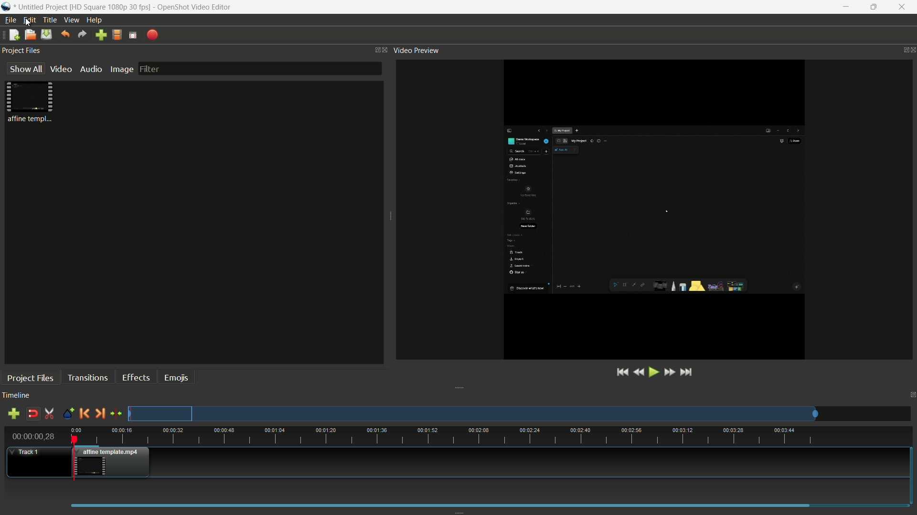 This screenshot has width=917, height=515. Describe the element at coordinates (911, 50) in the screenshot. I see `close video preview` at that location.